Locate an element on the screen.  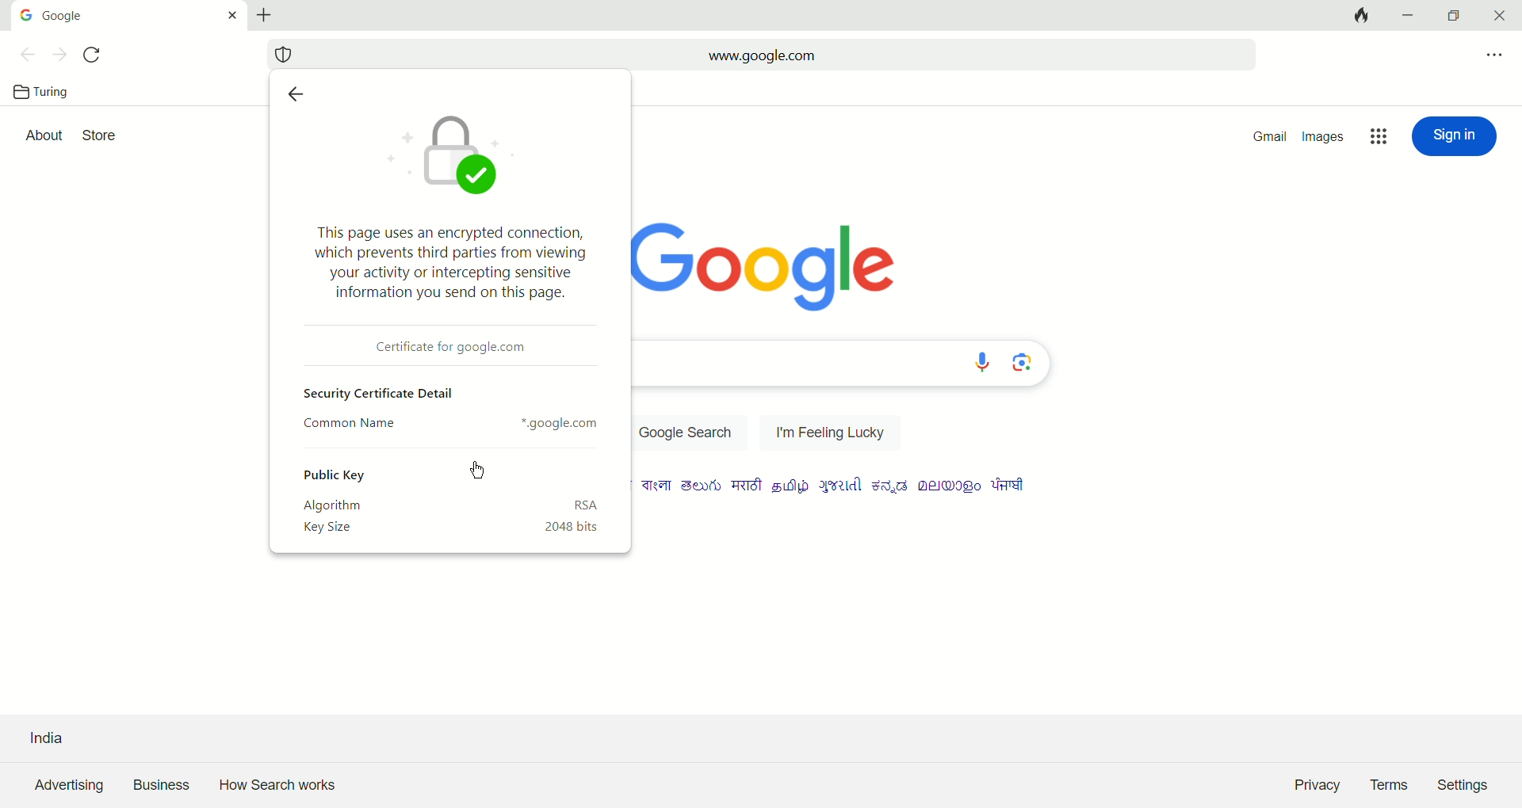
business is located at coordinates (159, 783).